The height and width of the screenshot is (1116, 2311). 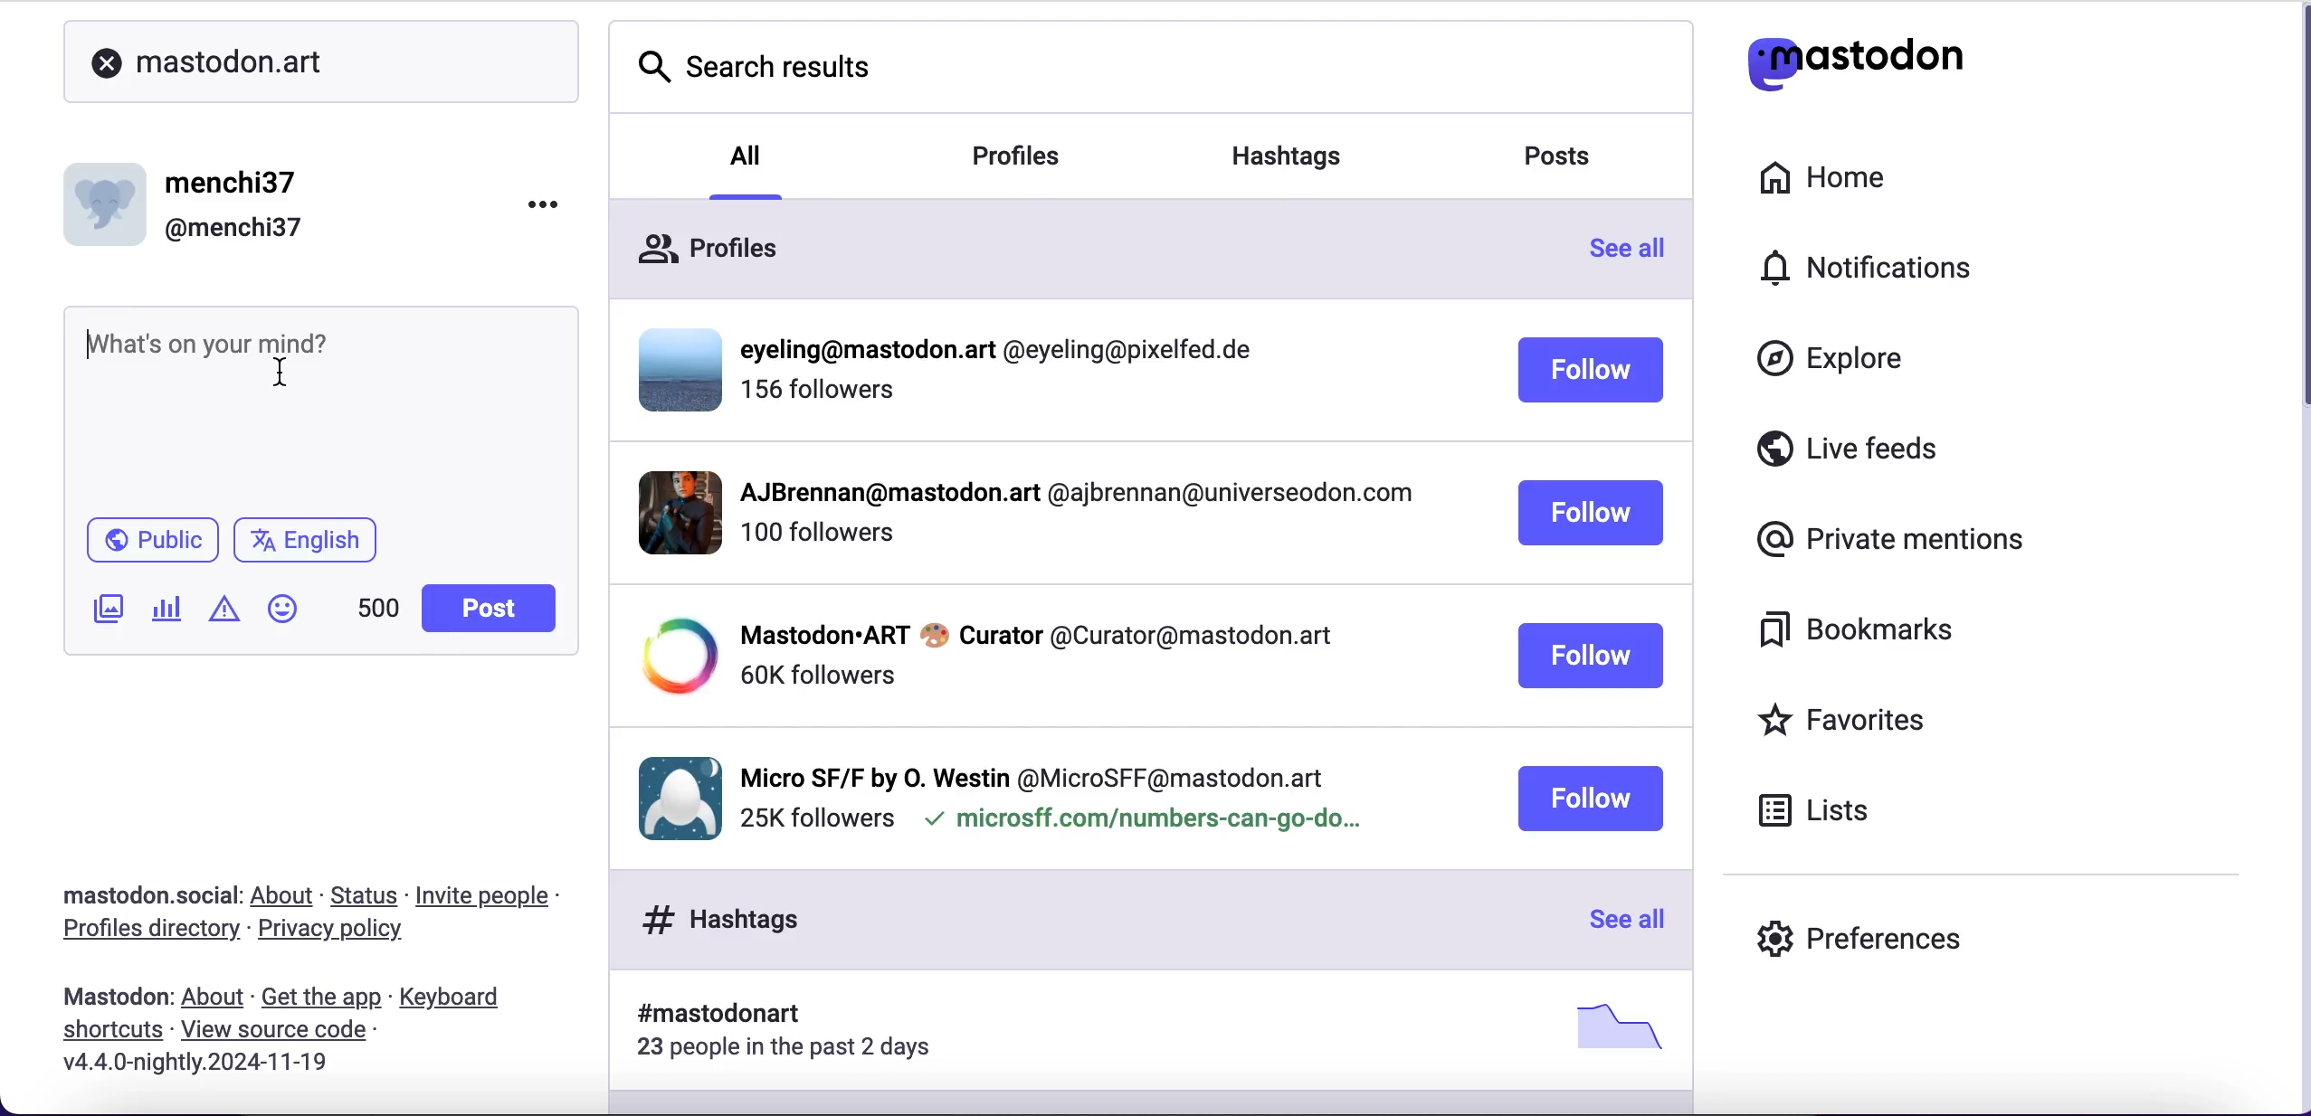 I want to click on profiles, so click(x=1100, y=248).